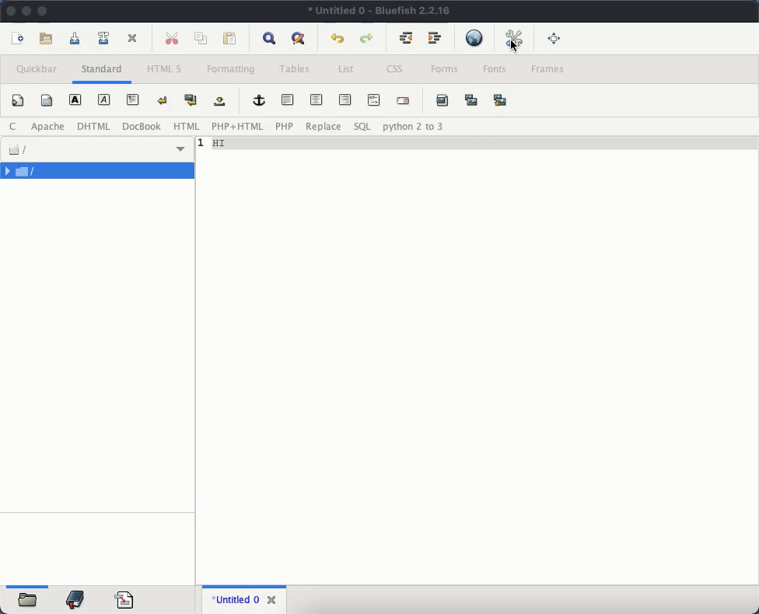 Image resolution: width=759 pixels, height=614 pixels. I want to click on quickbar, so click(37, 69).